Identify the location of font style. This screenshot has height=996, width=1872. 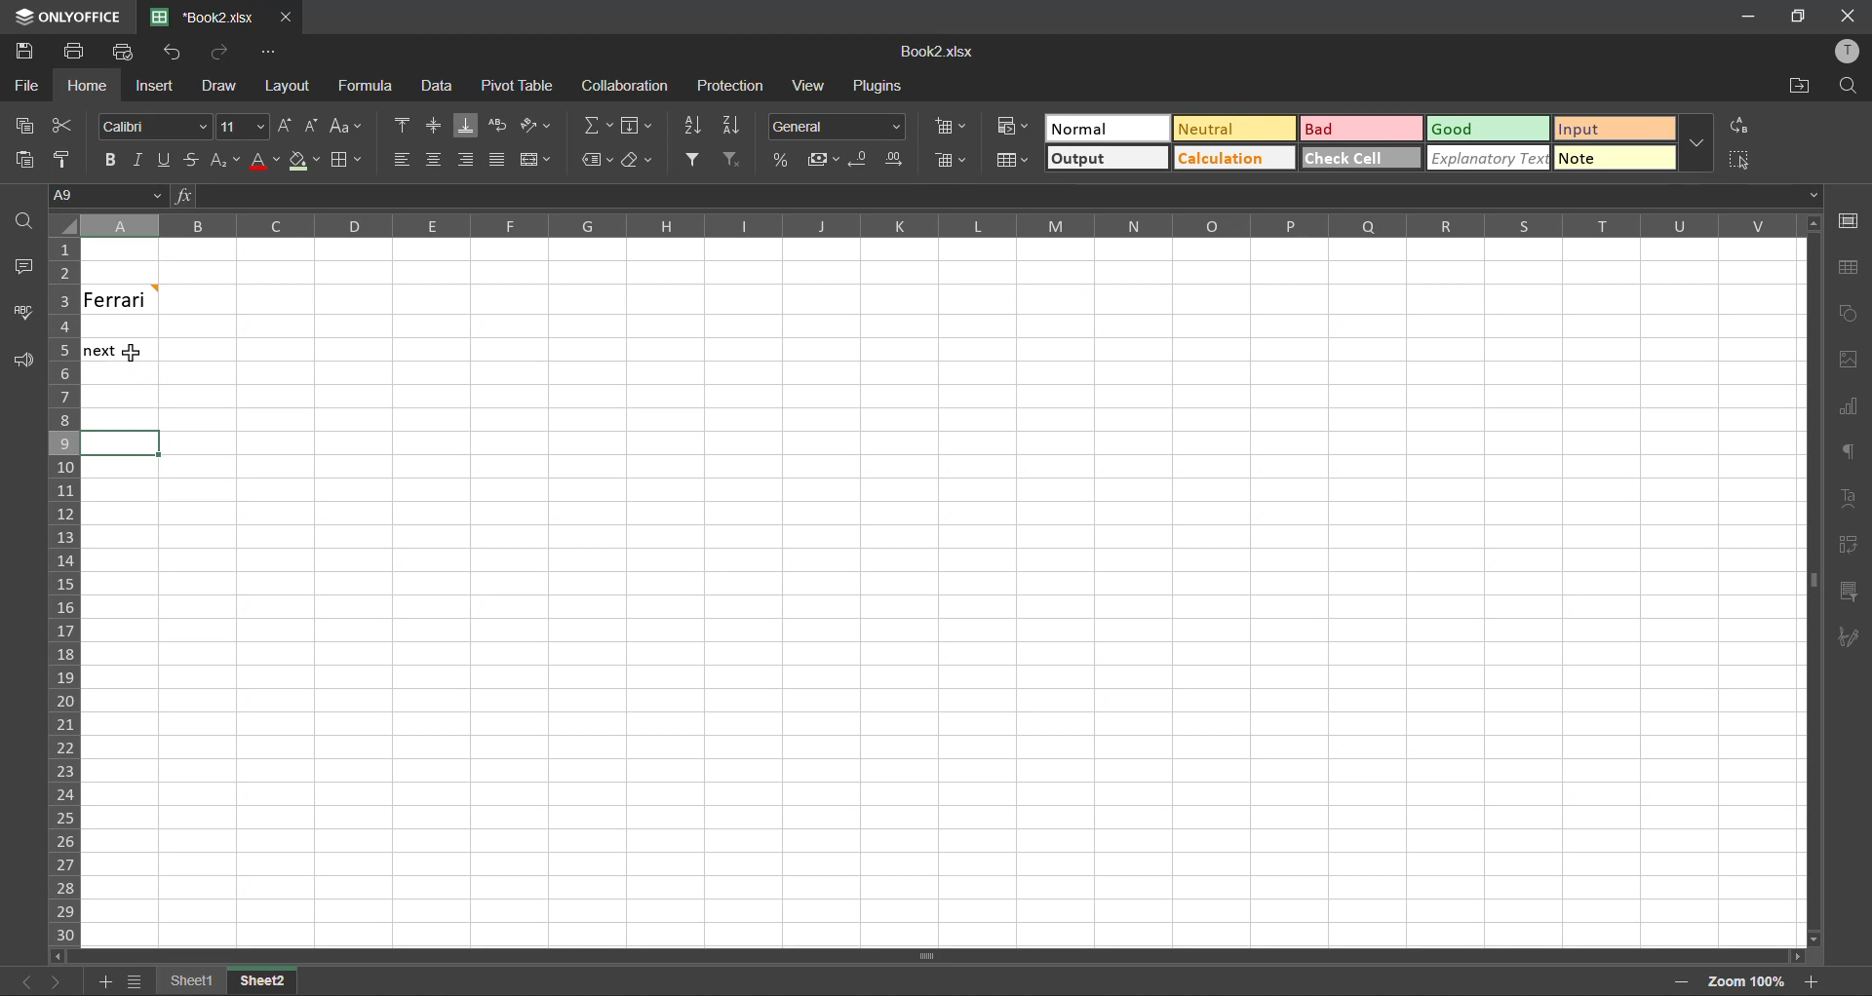
(157, 128).